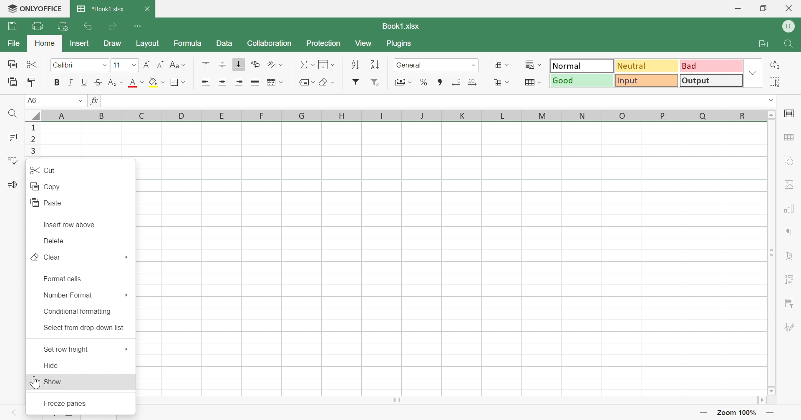 The height and width of the screenshot is (420, 801). What do you see at coordinates (770, 115) in the screenshot?
I see `Scroll Up` at bounding box center [770, 115].